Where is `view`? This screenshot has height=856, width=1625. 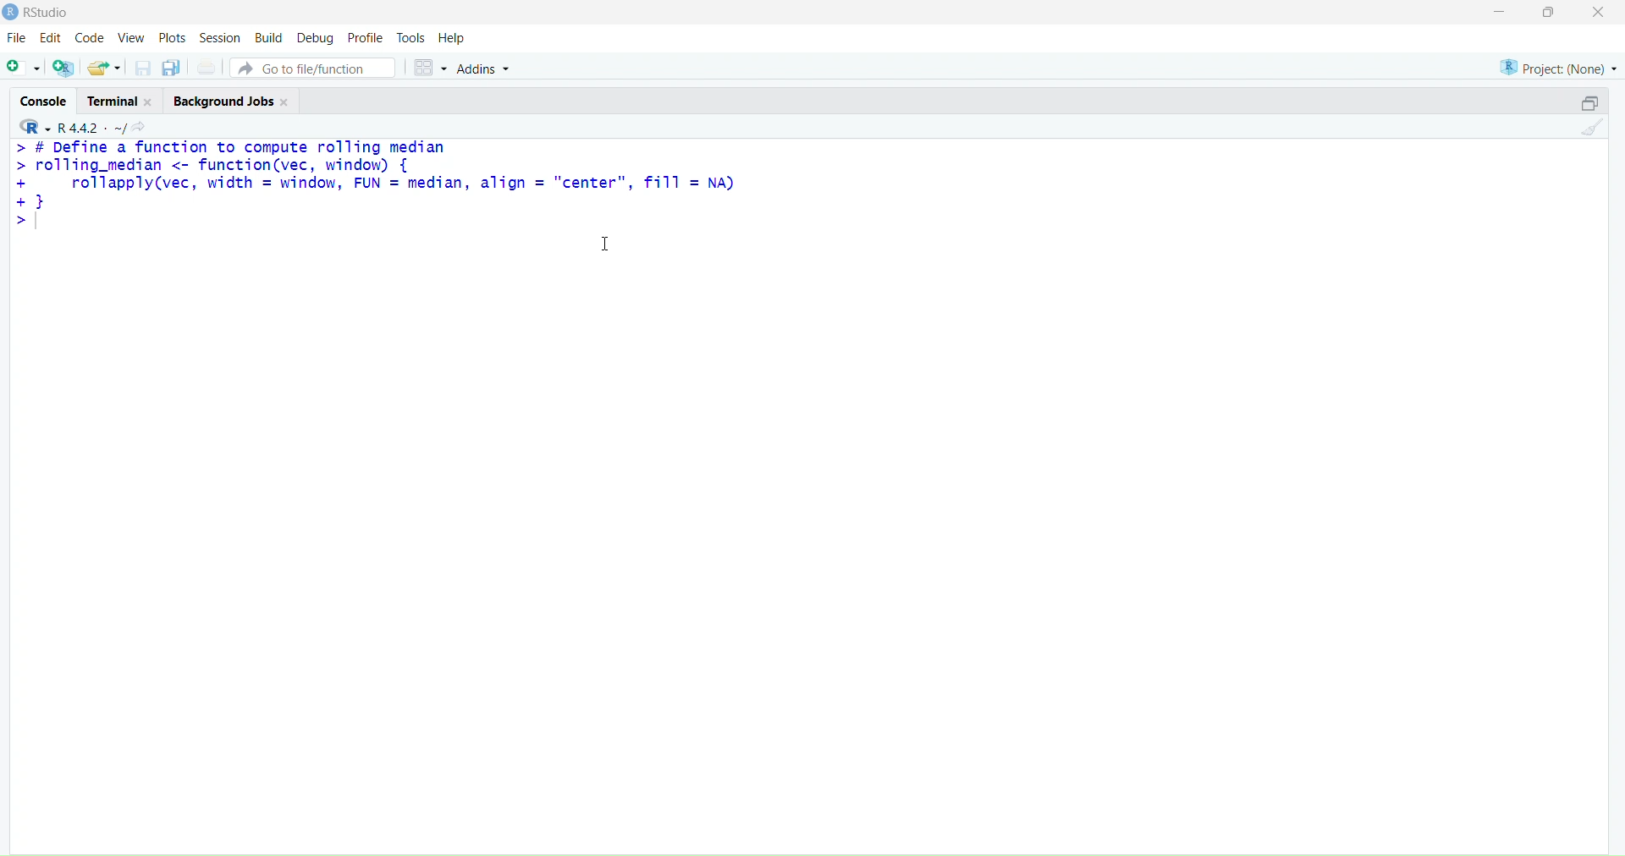
view is located at coordinates (131, 39).